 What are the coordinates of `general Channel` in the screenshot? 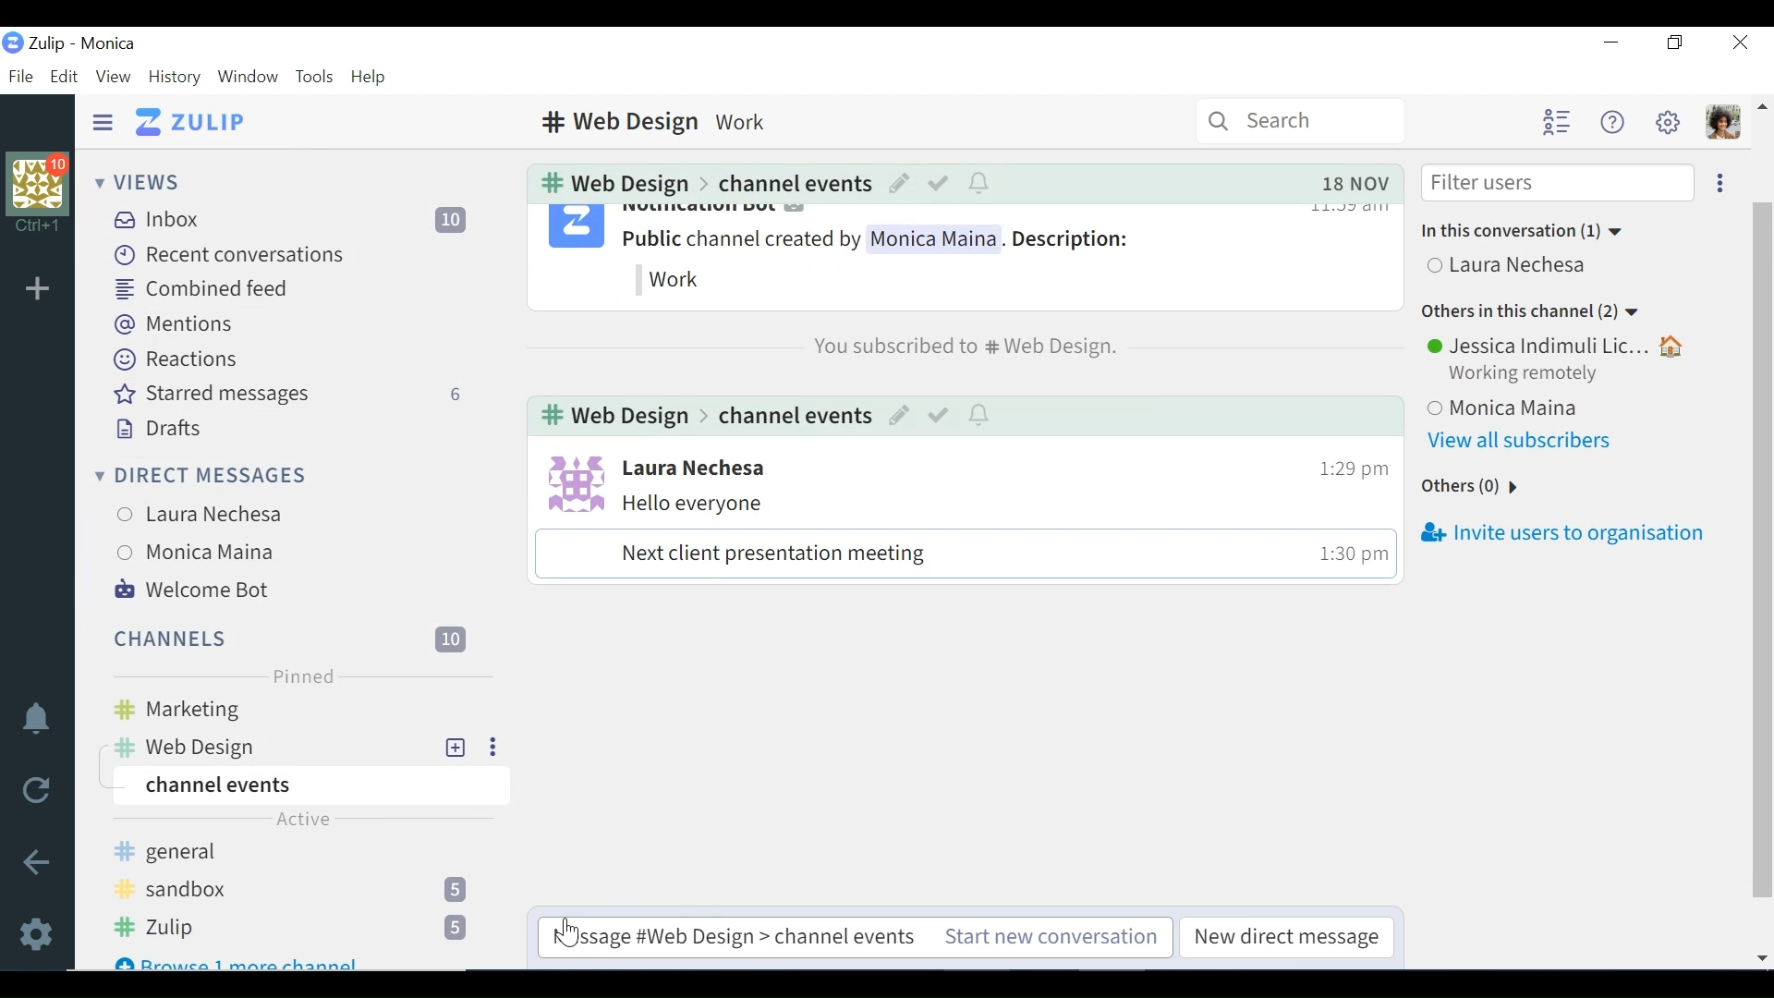 It's located at (297, 854).